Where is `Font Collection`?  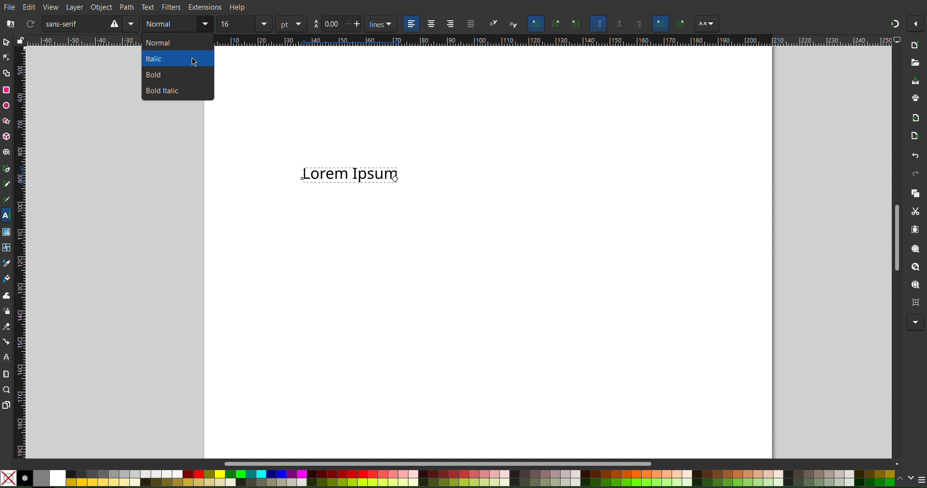
Font Collection is located at coordinates (9, 24).